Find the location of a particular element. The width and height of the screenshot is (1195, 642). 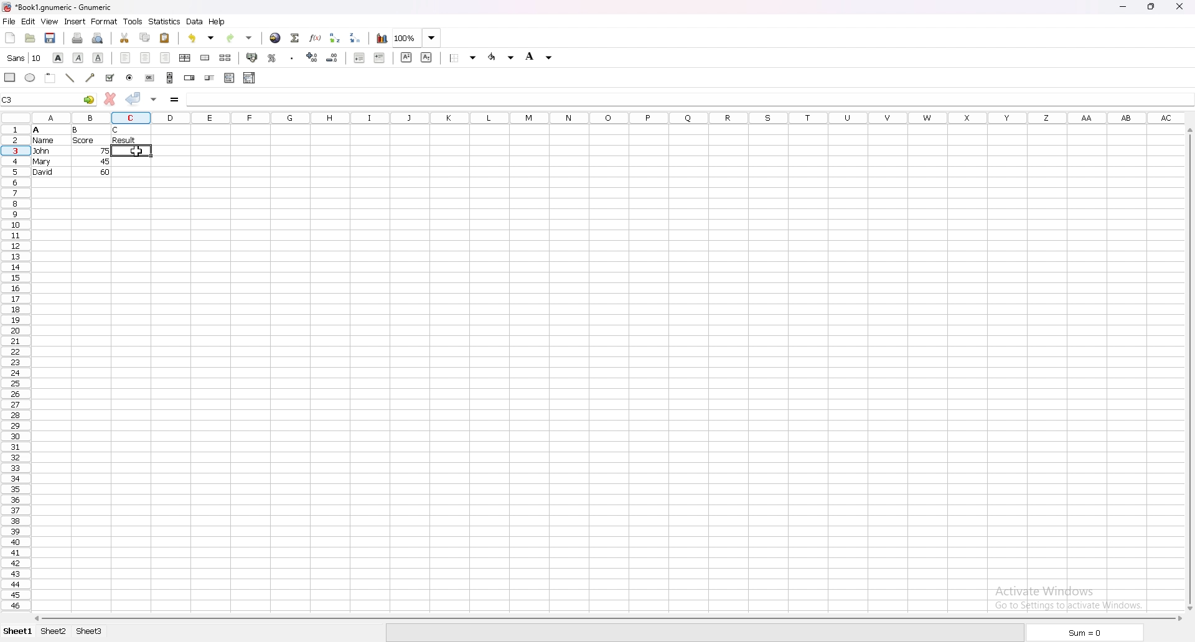

copy is located at coordinates (146, 37).